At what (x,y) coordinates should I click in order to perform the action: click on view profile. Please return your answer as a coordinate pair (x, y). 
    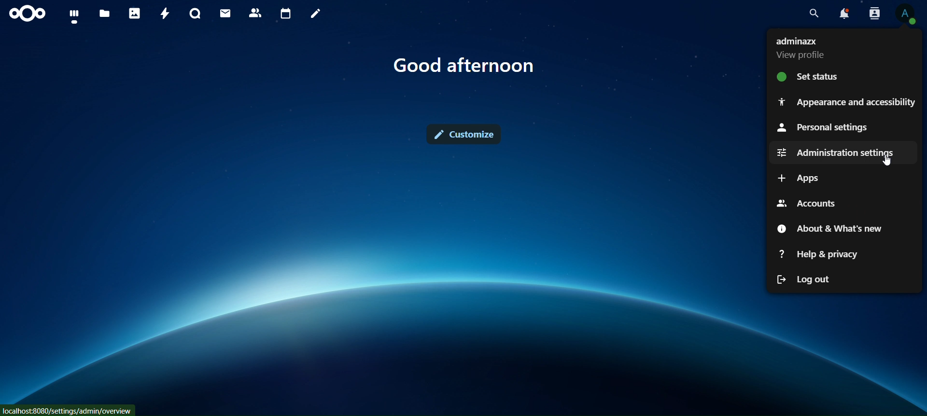
    Looking at the image, I should click on (801, 50).